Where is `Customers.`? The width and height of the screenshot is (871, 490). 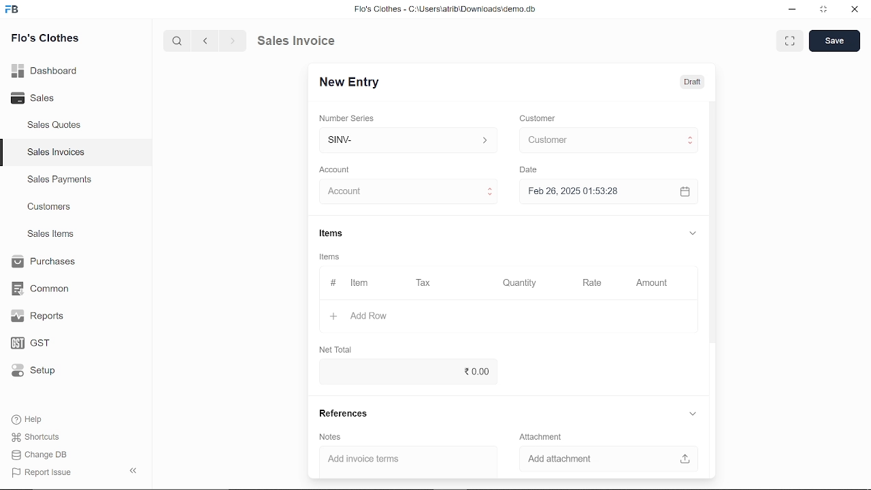
Customers. is located at coordinates (50, 207).